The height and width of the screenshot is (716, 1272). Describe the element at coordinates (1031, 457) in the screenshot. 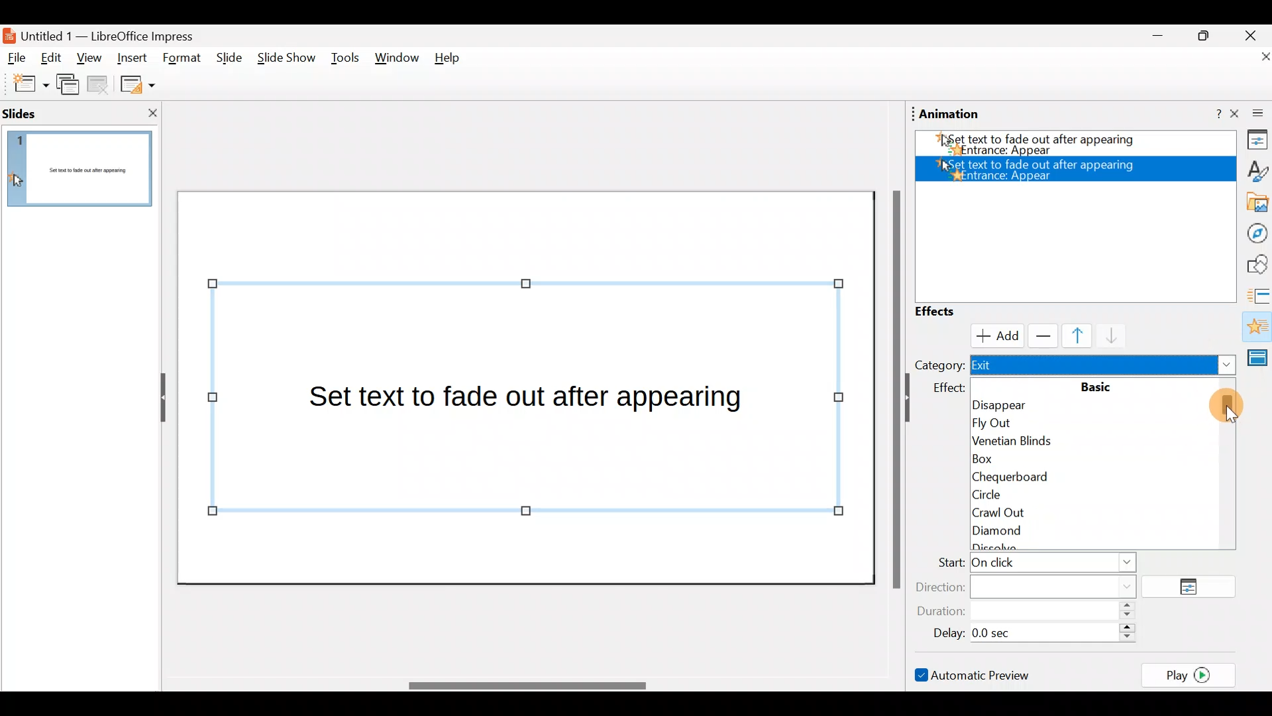

I see `Box` at that location.